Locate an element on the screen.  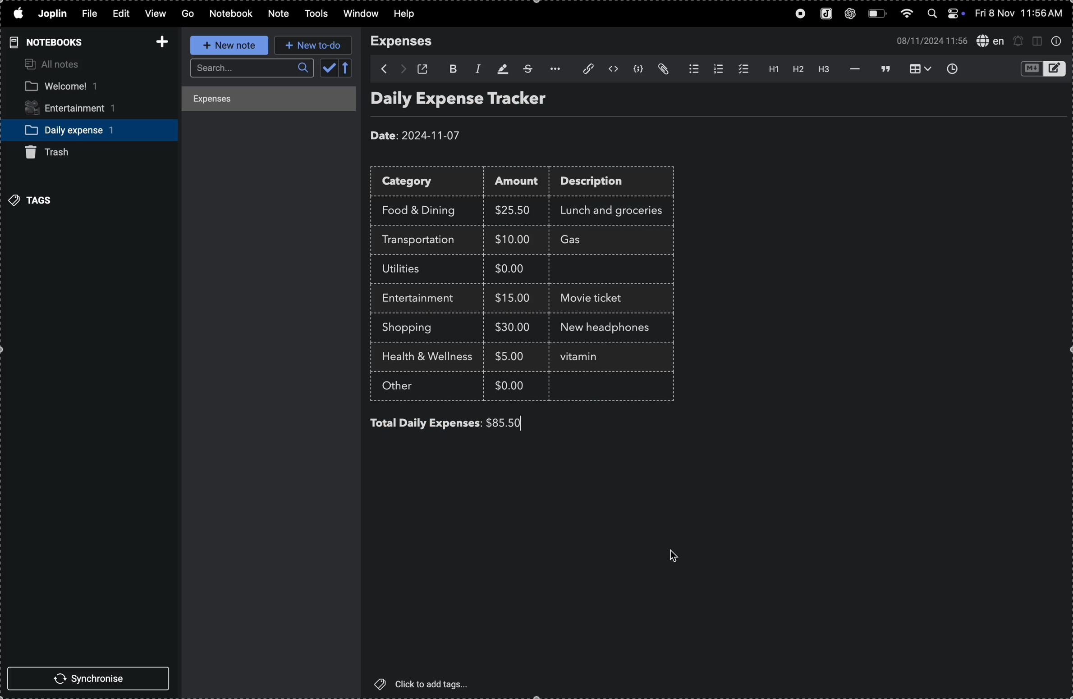
total daily expenses is located at coordinates (425, 423).